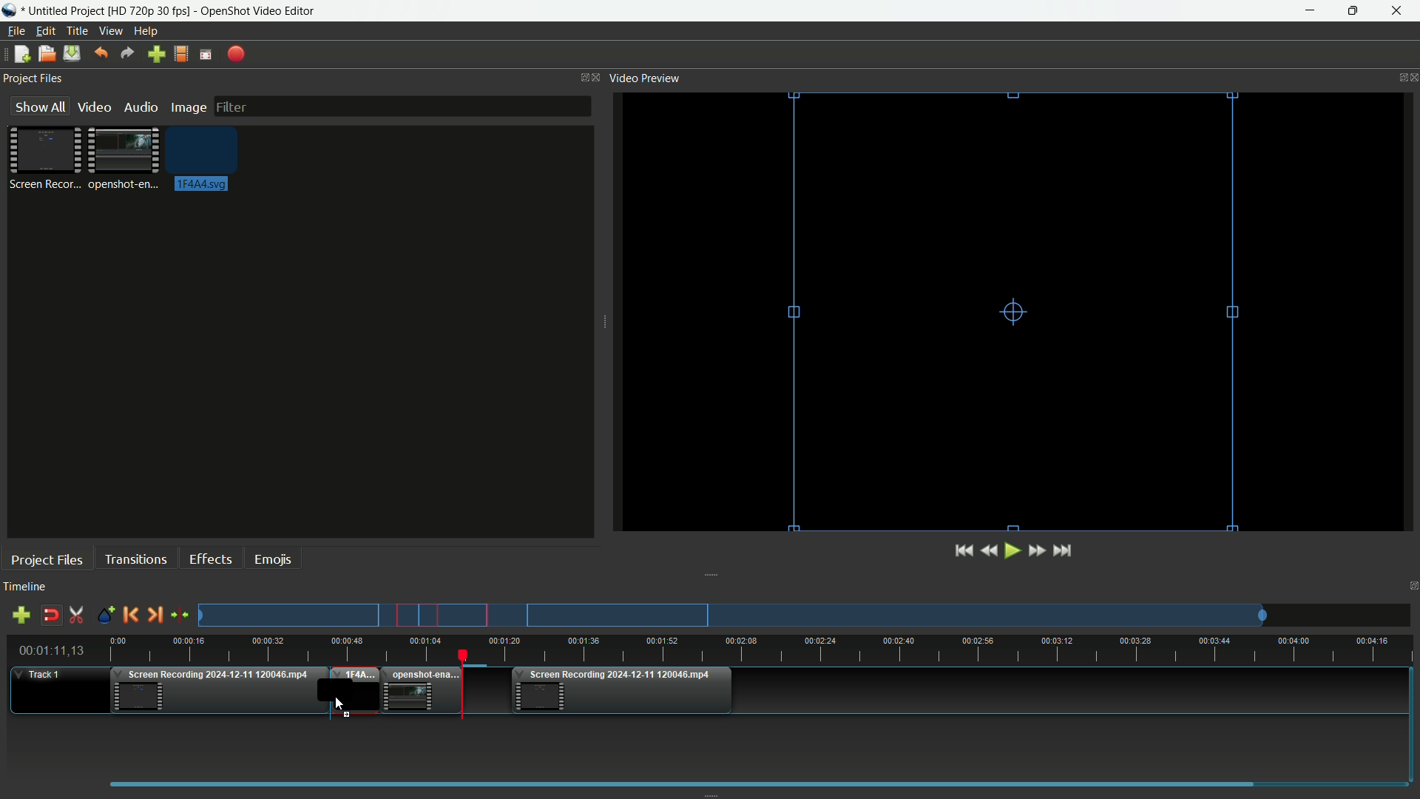  I want to click on App name, so click(260, 12).